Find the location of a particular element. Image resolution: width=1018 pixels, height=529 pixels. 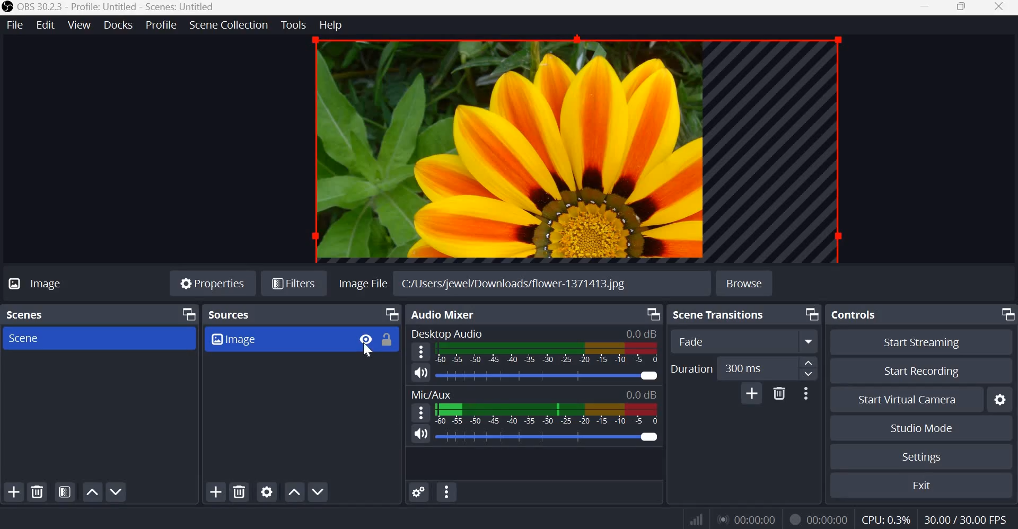

Properties is located at coordinates (213, 284).